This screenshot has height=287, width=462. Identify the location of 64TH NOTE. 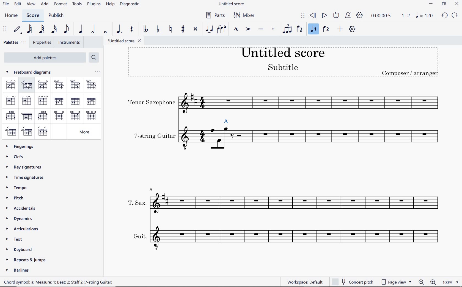
(30, 30).